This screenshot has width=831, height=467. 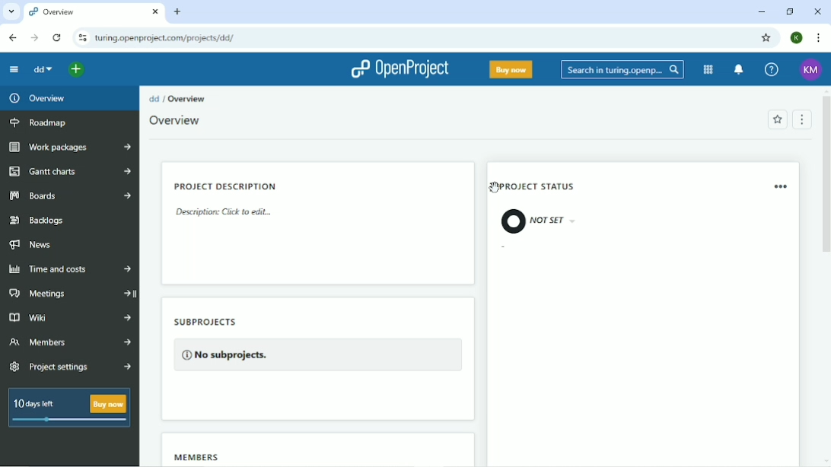 What do you see at coordinates (68, 173) in the screenshot?
I see `Gantt charts` at bounding box center [68, 173].